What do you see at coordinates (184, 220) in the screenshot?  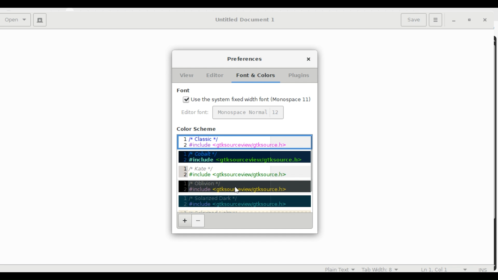 I see `Add a new color scheme` at bounding box center [184, 220].